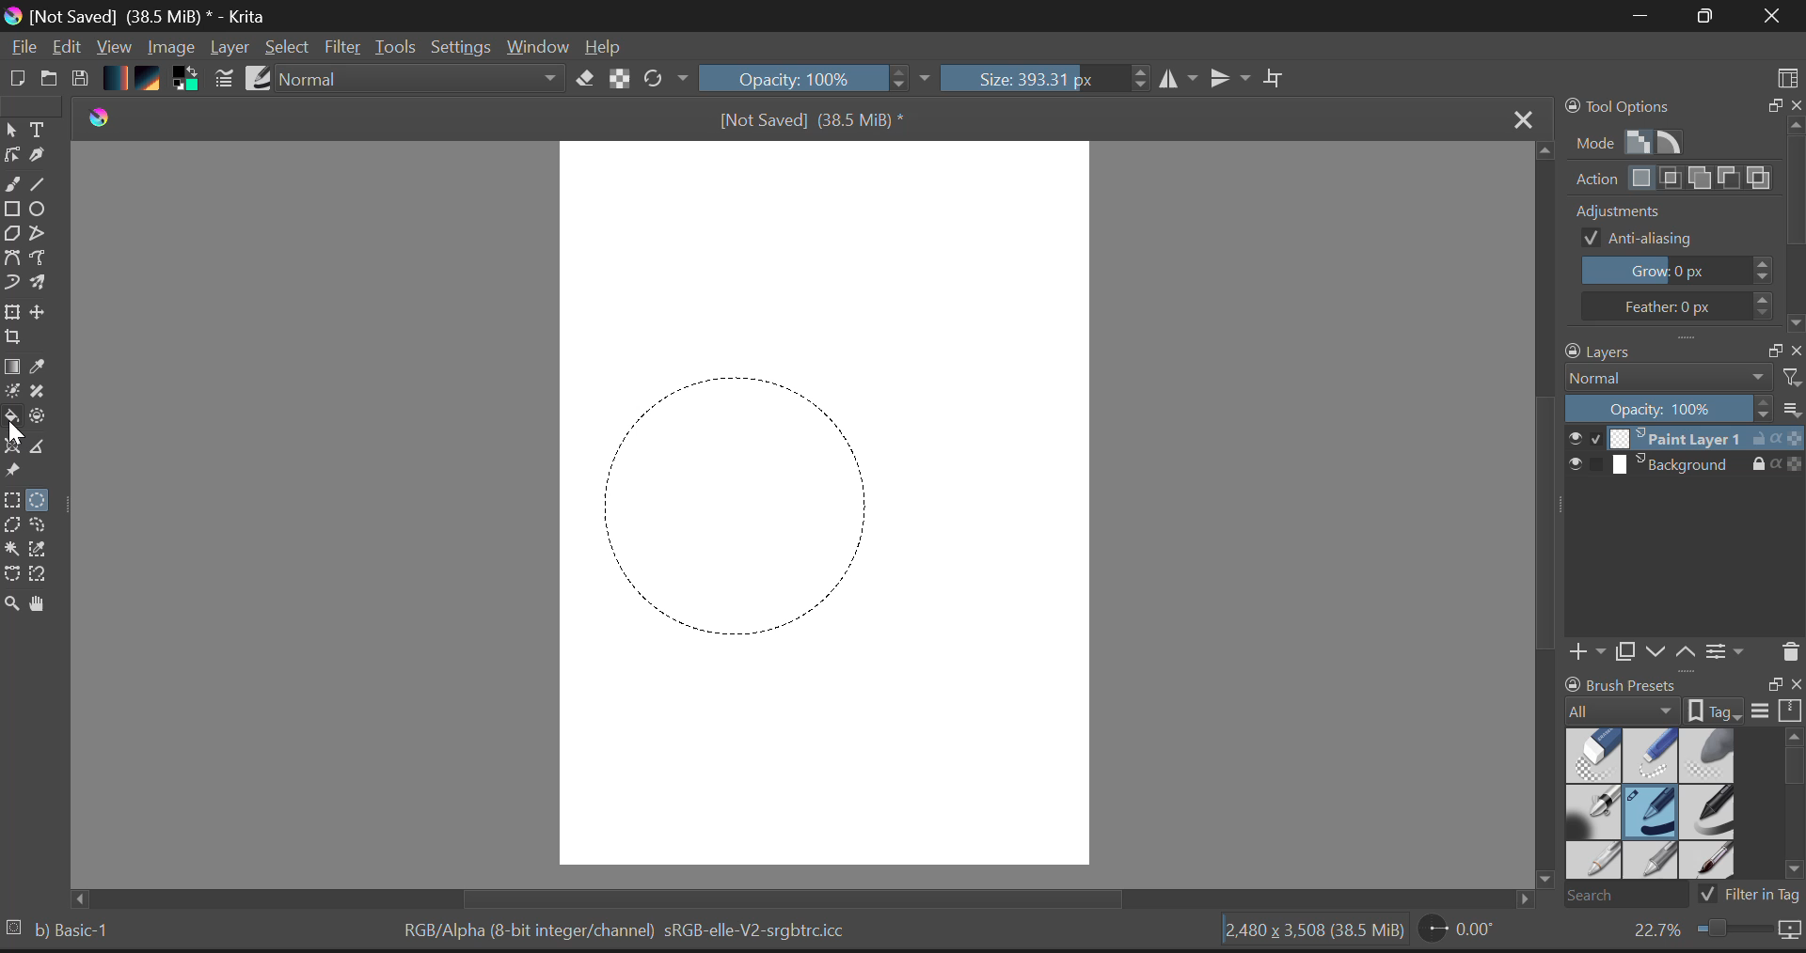  What do you see at coordinates (44, 187) in the screenshot?
I see `Line` at bounding box center [44, 187].